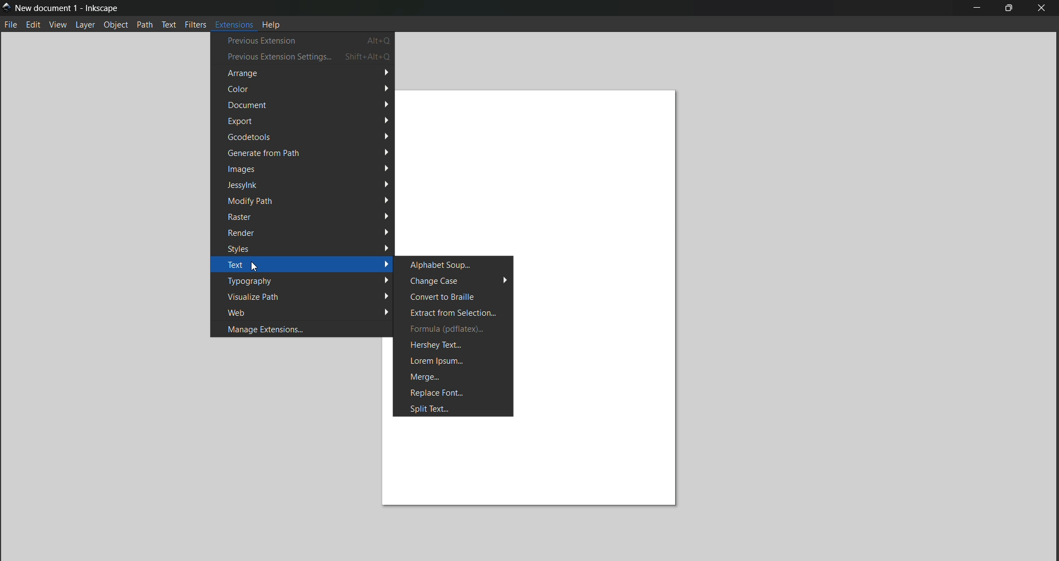 The height and width of the screenshot is (561, 1059). I want to click on Convert to Braille, so click(453, 296).